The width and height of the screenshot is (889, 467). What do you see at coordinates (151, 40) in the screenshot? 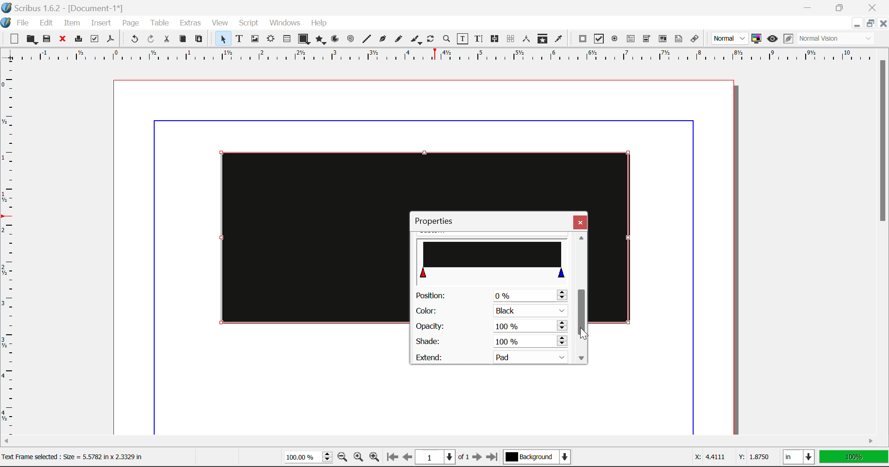
I see `Redo` at bounding box center [151, 40].